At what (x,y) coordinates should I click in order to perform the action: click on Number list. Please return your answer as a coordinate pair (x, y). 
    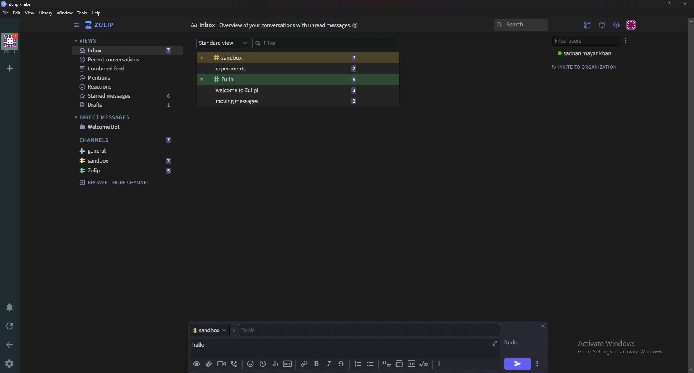
    Looking at the image, I should click on (357, 364).